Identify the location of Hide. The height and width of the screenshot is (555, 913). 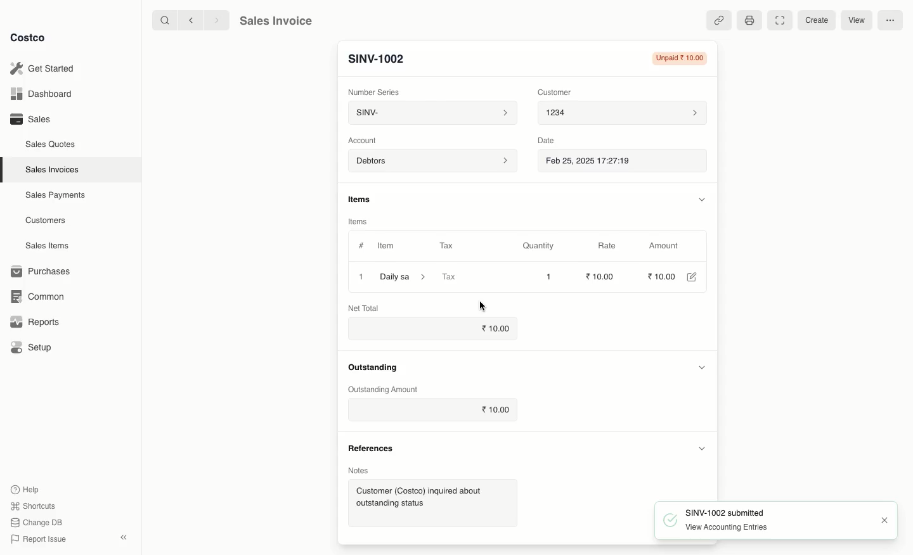
(703, 448).